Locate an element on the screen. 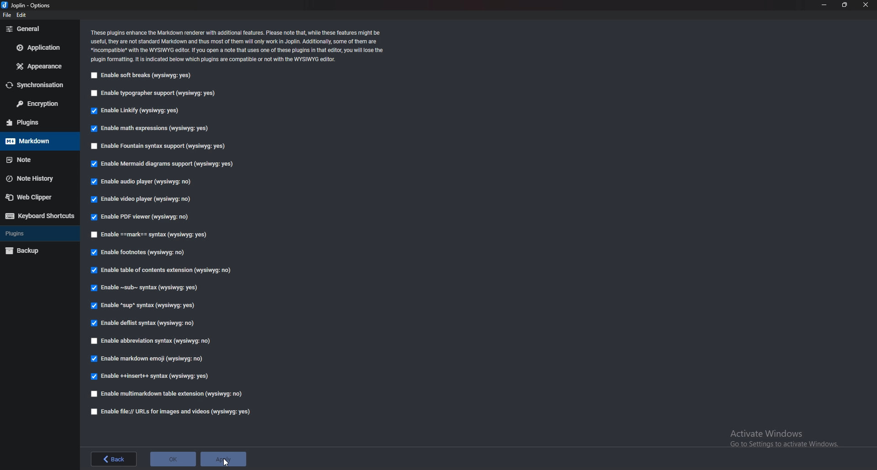  enable sup syntax is located at coordinates (143, 307).